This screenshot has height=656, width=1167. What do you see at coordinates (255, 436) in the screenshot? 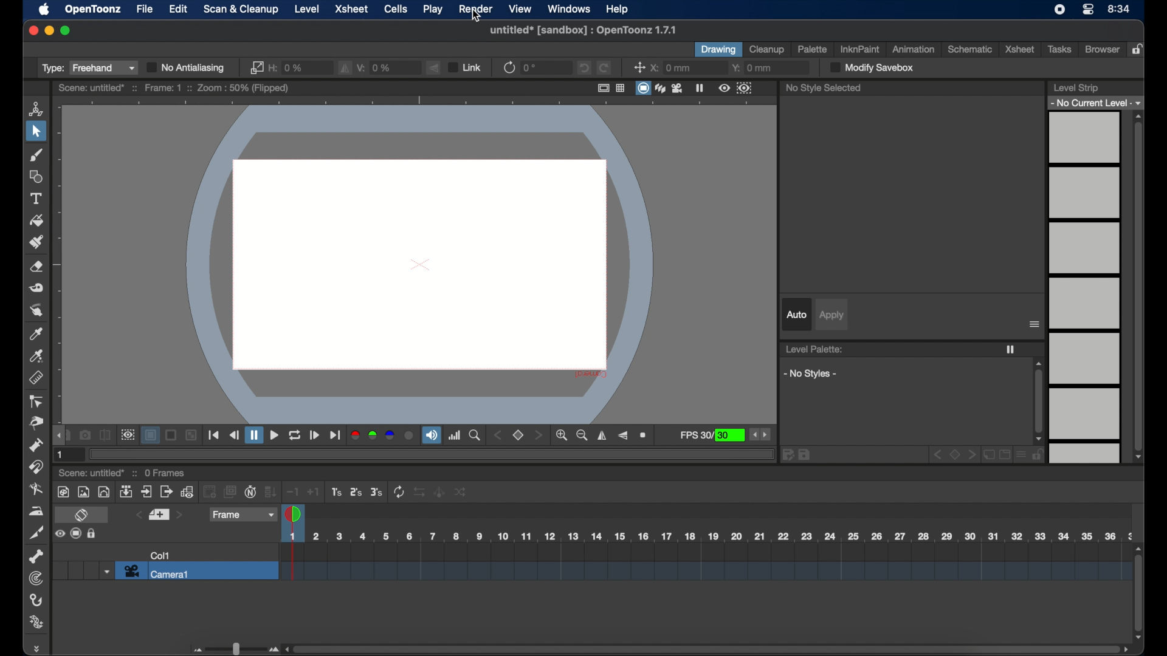
I see `` at bounding box center [255, 436].